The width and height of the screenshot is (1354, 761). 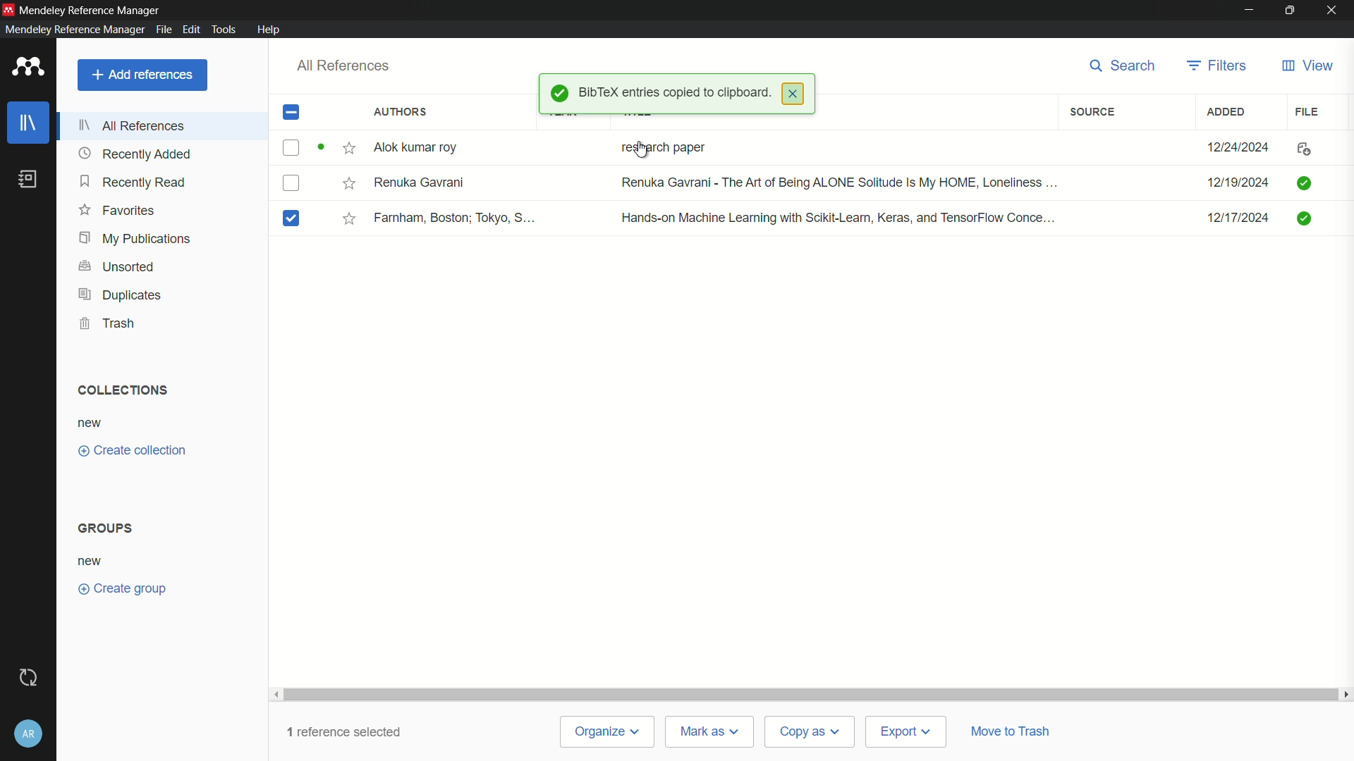 What do you see at coordinates (28, 123) in the screenshot?
I see `library` at bounding box center [28, 123].